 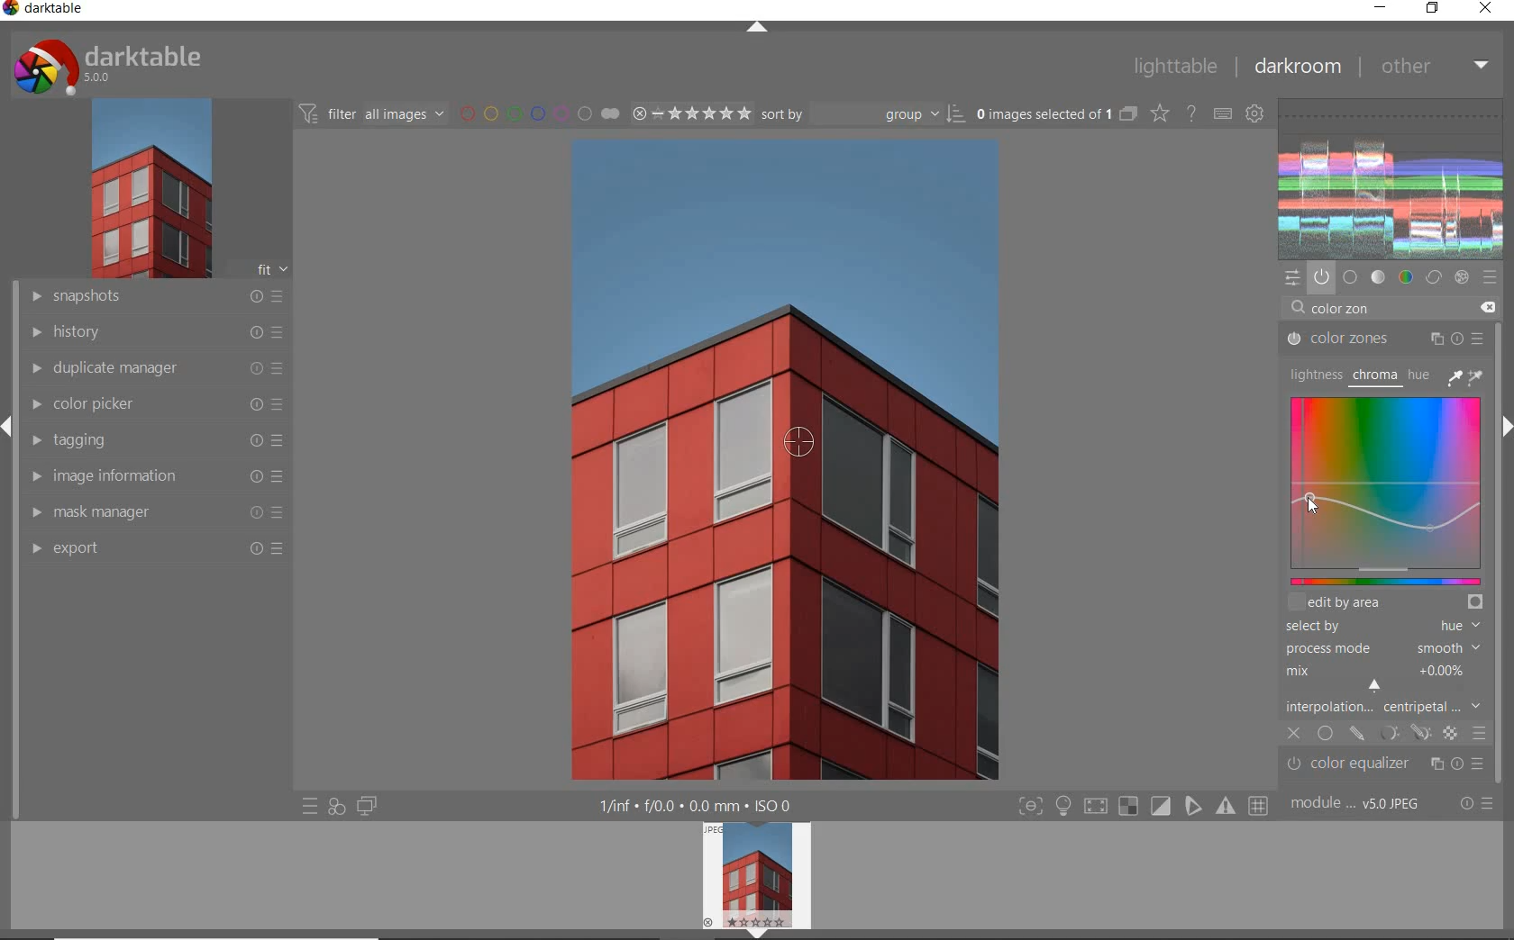 What do you see at coordinates (1065, 809) in the screenshot?
I see `highlight` at bounding box center [1065, 809].